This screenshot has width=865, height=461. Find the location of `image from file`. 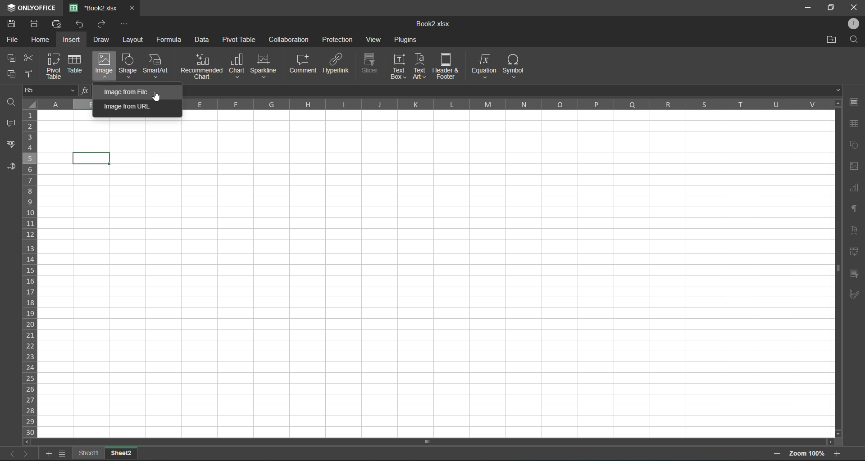

image from file is located at coordinates (126, 92).